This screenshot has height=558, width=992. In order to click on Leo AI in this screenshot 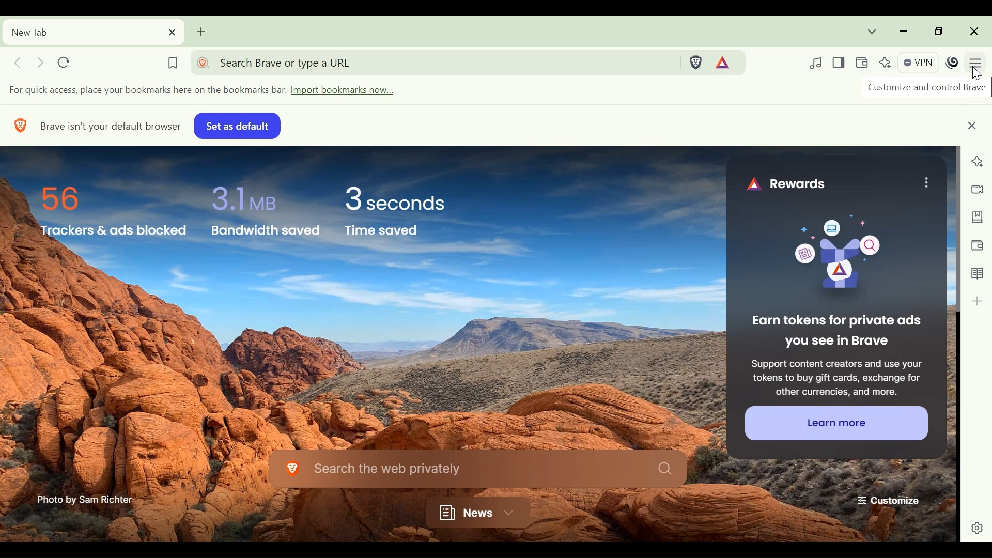, I will do `click(884, 61)`.